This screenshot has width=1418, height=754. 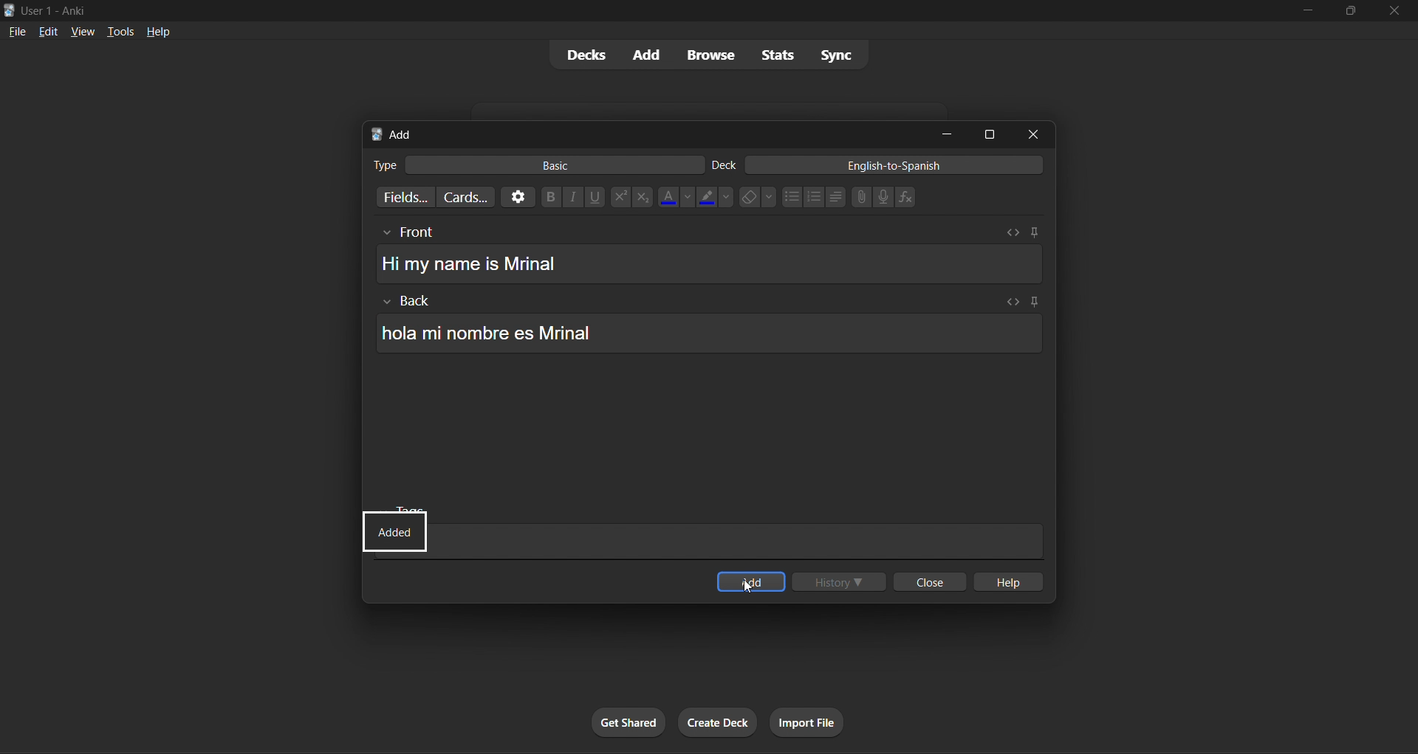 What do you see at coordinates (927, 584) in the screenshot?
I see `close` at bounding box center [927, 584].